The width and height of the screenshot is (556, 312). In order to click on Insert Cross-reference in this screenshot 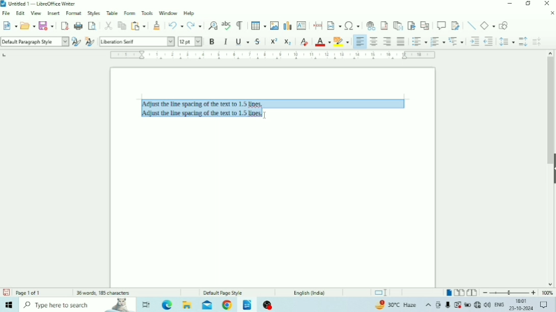, I will do `click(425, 25)`.